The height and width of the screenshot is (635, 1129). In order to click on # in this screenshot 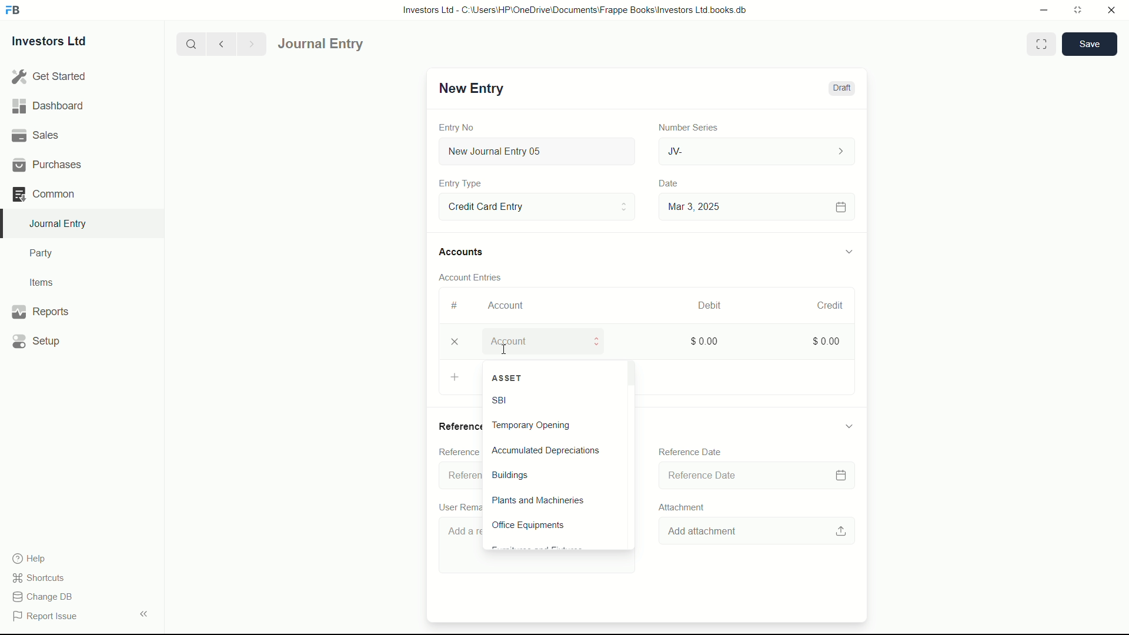, I will do `click(455, 305)`.